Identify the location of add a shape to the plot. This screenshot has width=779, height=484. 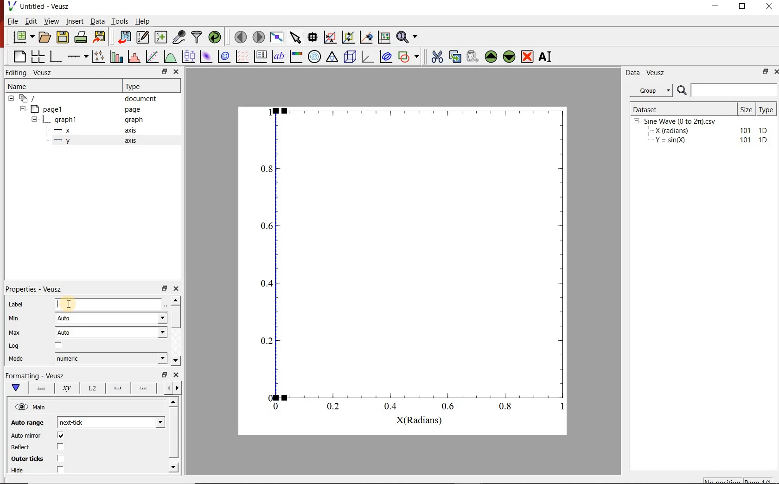
(410, 56).